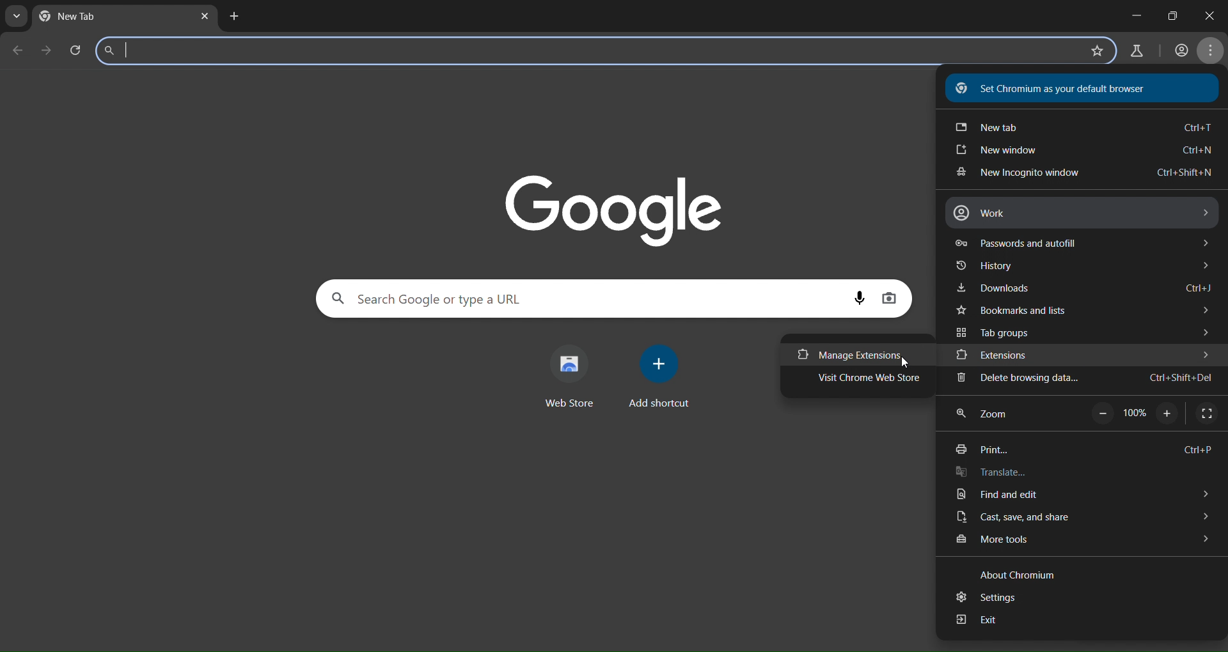 The height and width of the screenshot is (652, 1228). Describe the element at coordinates (1182, 48) in the screenshot. I see `account` at that location.